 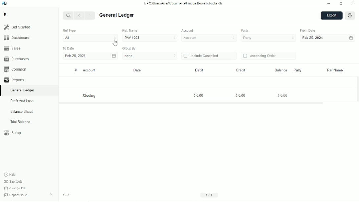 I want to click on Include cancelled, so click(x=201, y=56).